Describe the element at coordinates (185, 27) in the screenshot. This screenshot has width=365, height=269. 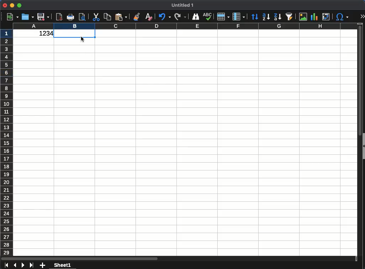
I see `columns` at that location.